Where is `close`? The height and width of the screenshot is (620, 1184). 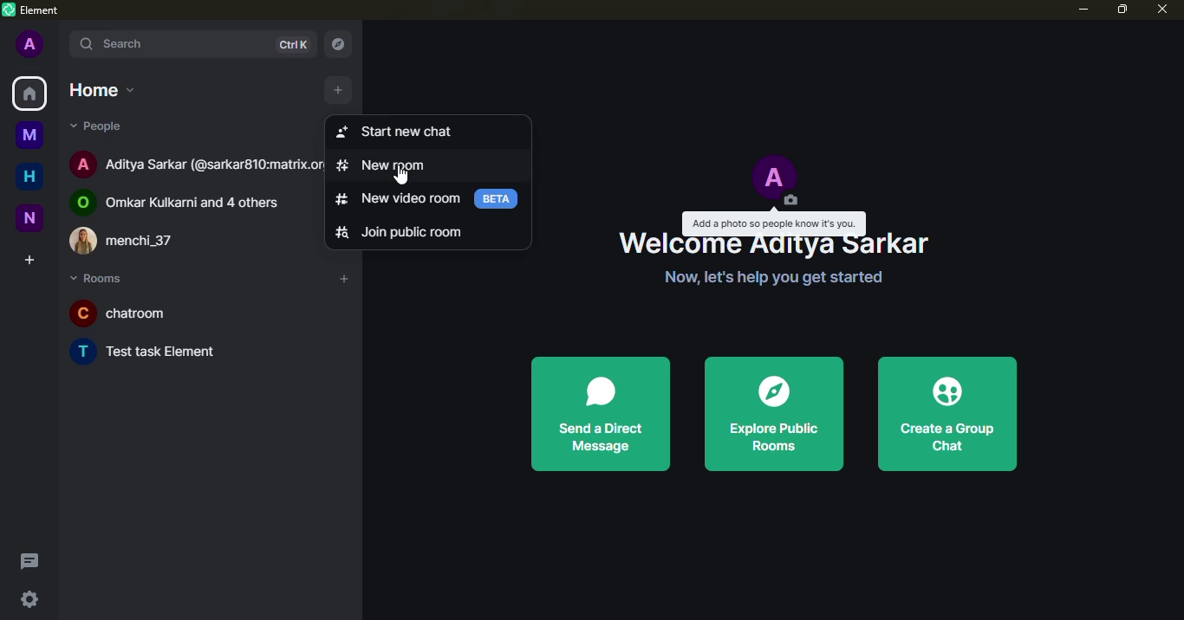
close is located at coordinates (1161, 11).